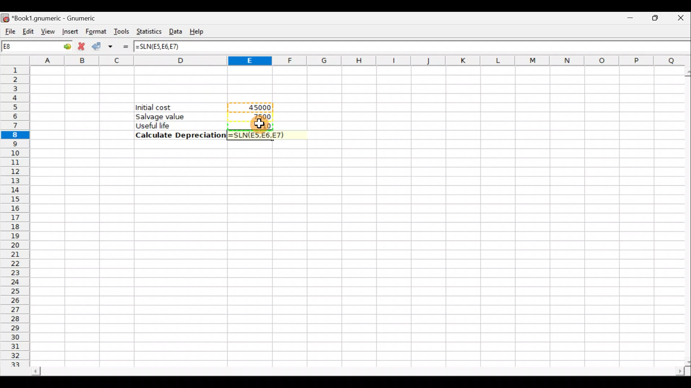 This screenshot has height=388, width=691. Describe the element at coordinates (629, 20) in the screenshot. I see `Minimize` at that location.